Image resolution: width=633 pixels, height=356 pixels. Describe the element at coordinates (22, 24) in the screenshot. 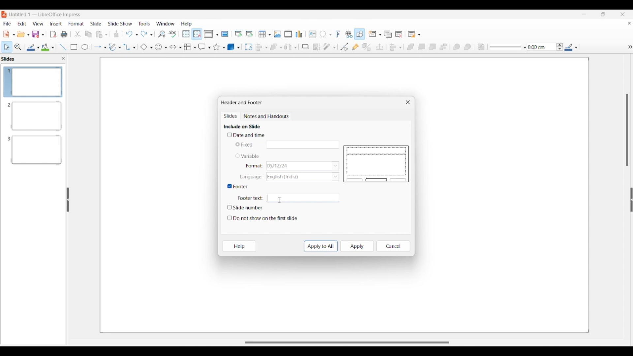

I see `Edit menu` at that location.